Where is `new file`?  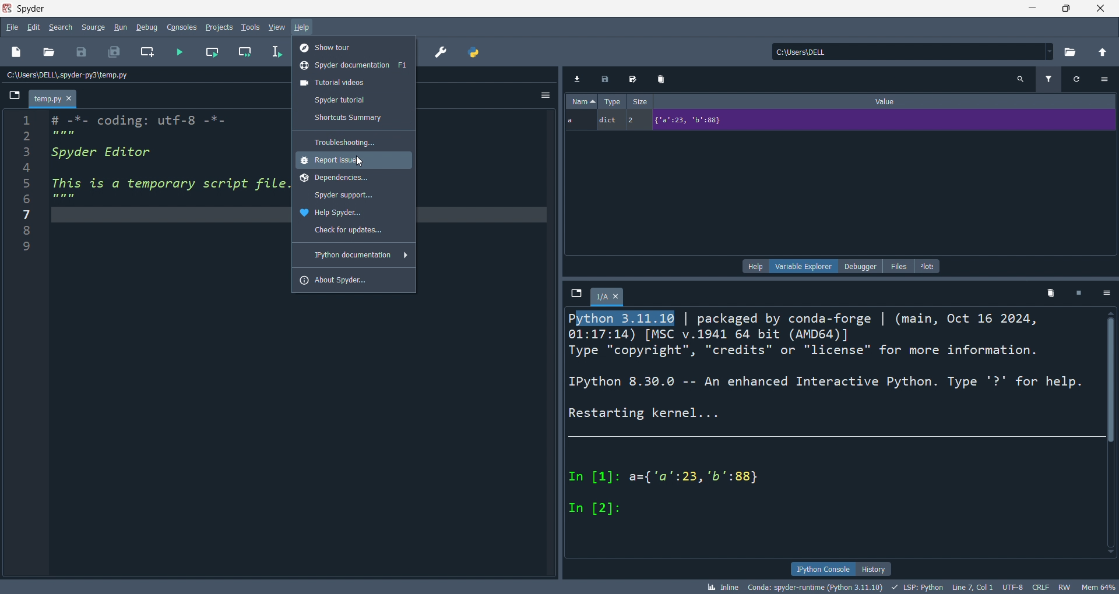 new file is located at coordinates (15, 54).